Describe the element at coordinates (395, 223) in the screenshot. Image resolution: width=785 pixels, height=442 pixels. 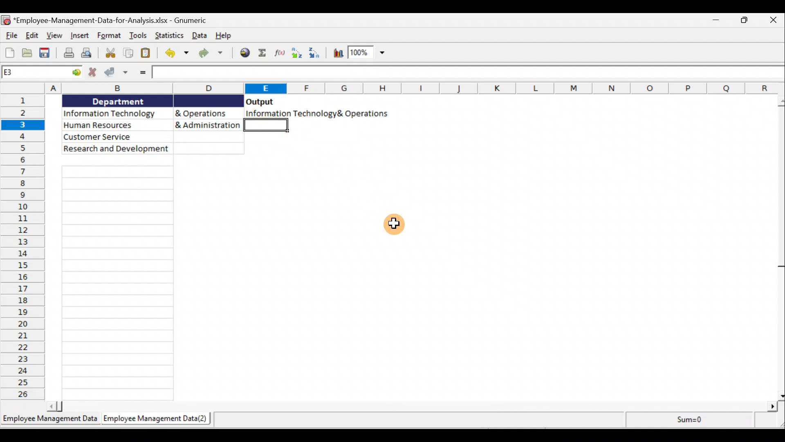
I see `cursor` at that location.